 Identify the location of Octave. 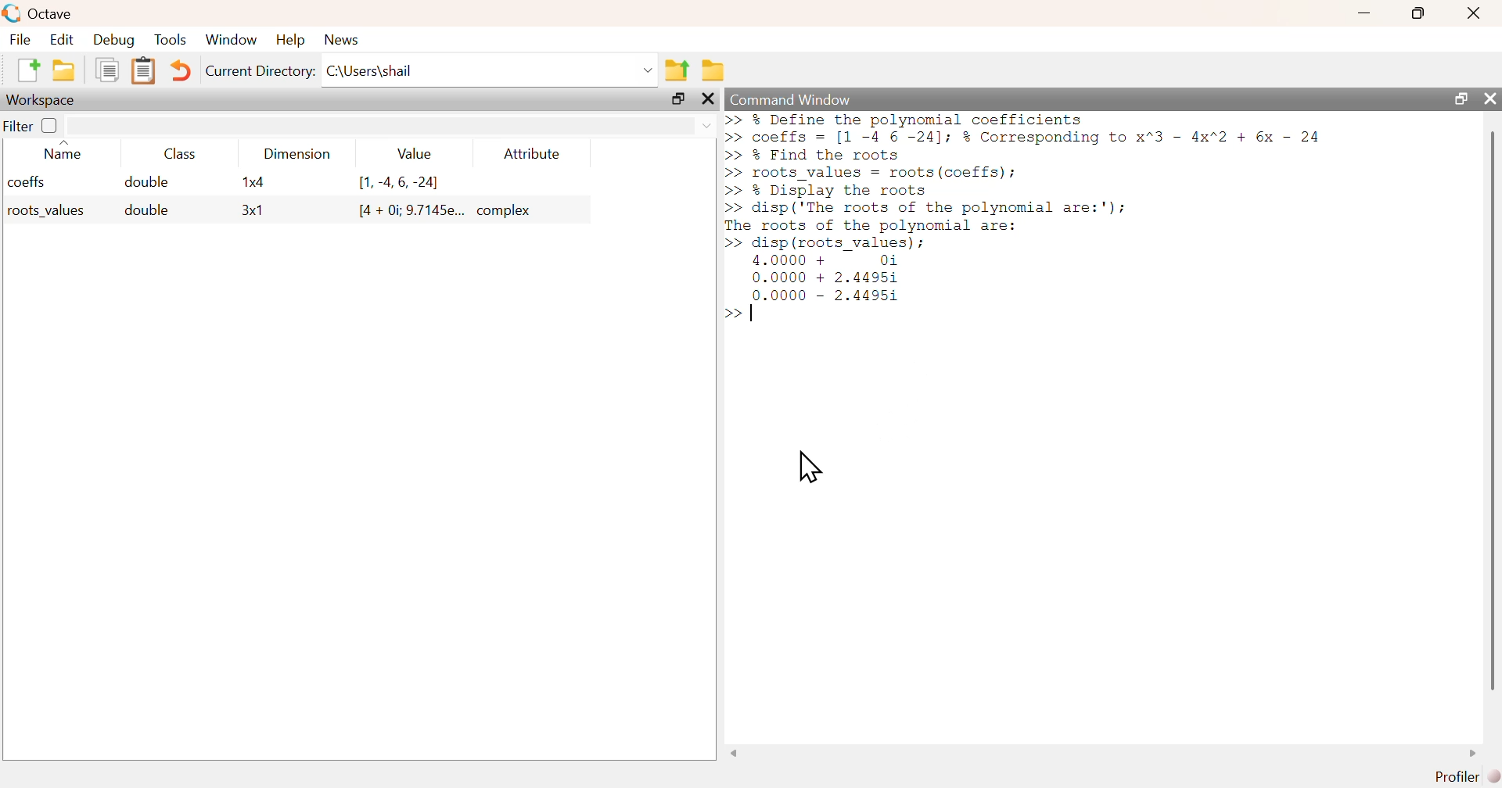
(50, 13).